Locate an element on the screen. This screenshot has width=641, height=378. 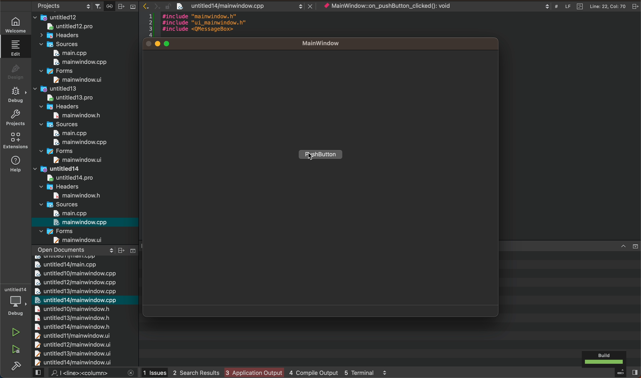
untitled13.pro is located at coordinates (69, 98).